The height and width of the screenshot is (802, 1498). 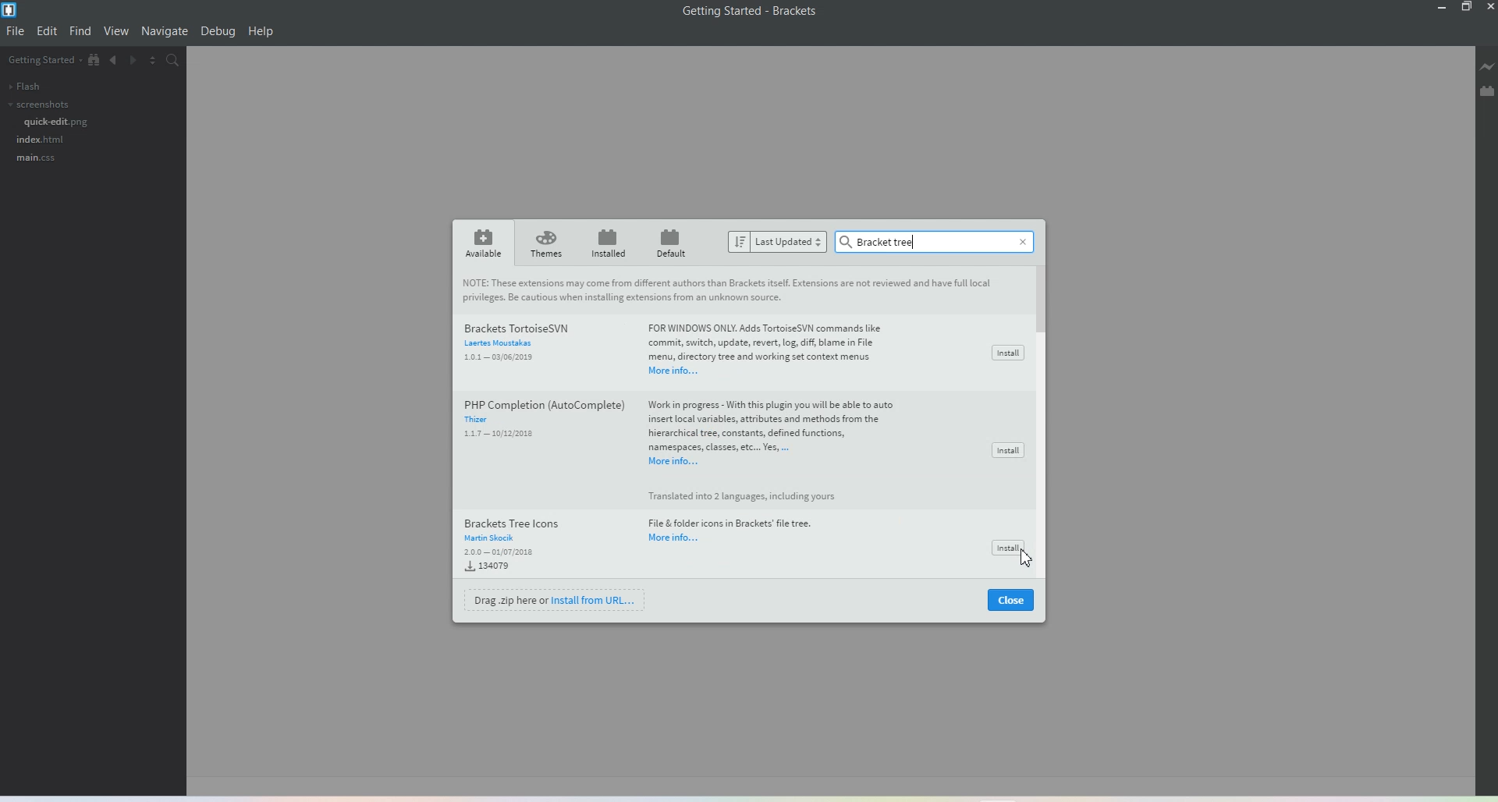 I want to click on Getting Started, so click(x=43, y=61).